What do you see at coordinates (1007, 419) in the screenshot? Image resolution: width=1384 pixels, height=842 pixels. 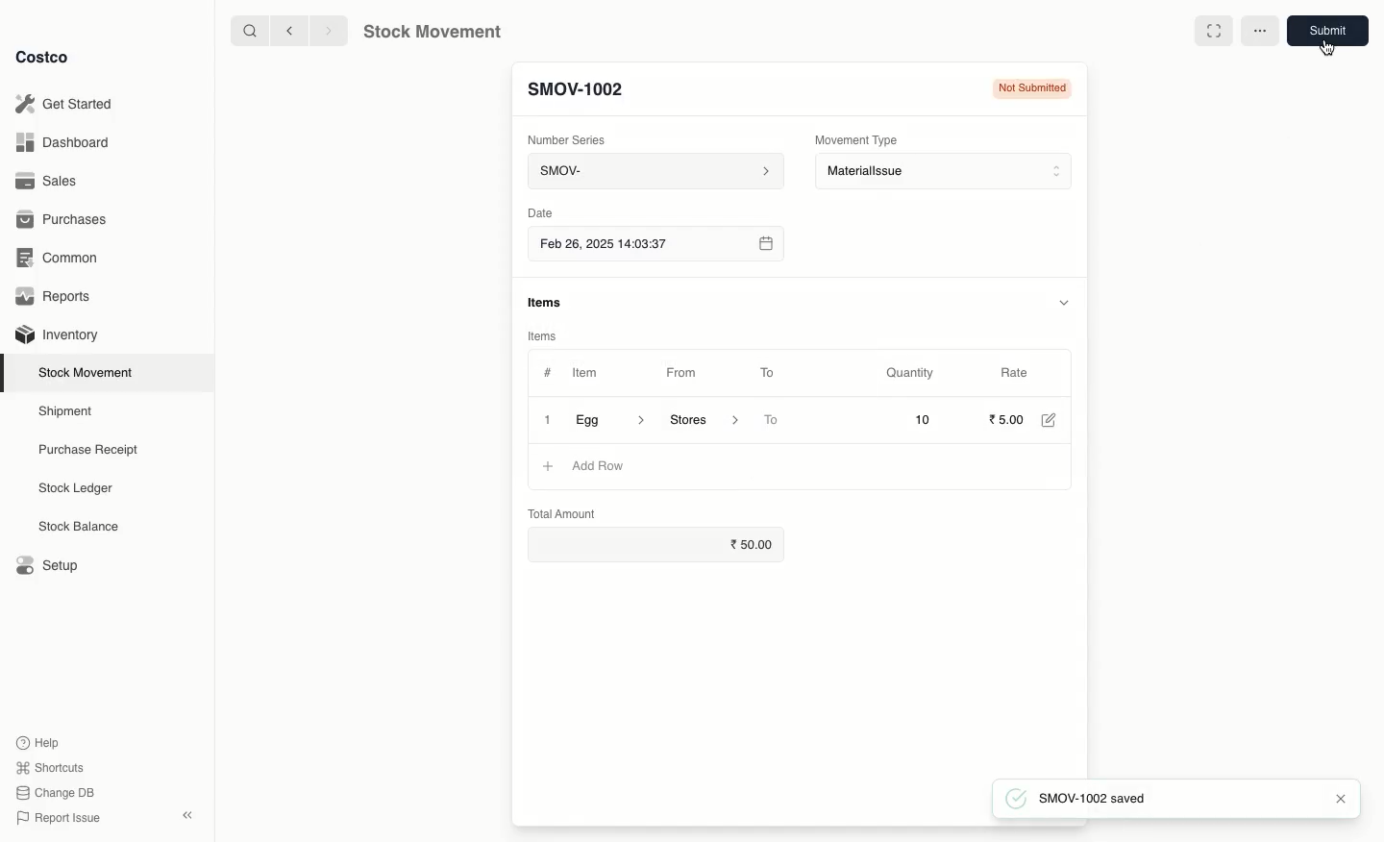 I see `5.00` at bounding box center [1007, 419].